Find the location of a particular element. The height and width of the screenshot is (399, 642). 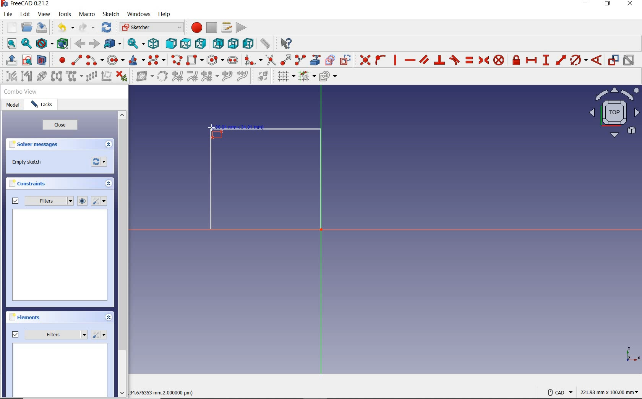

top is located at coordinates (186, 44).